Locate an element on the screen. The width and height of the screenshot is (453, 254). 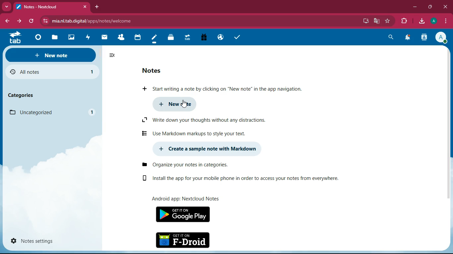
new note is located at coordinates (51, 55).